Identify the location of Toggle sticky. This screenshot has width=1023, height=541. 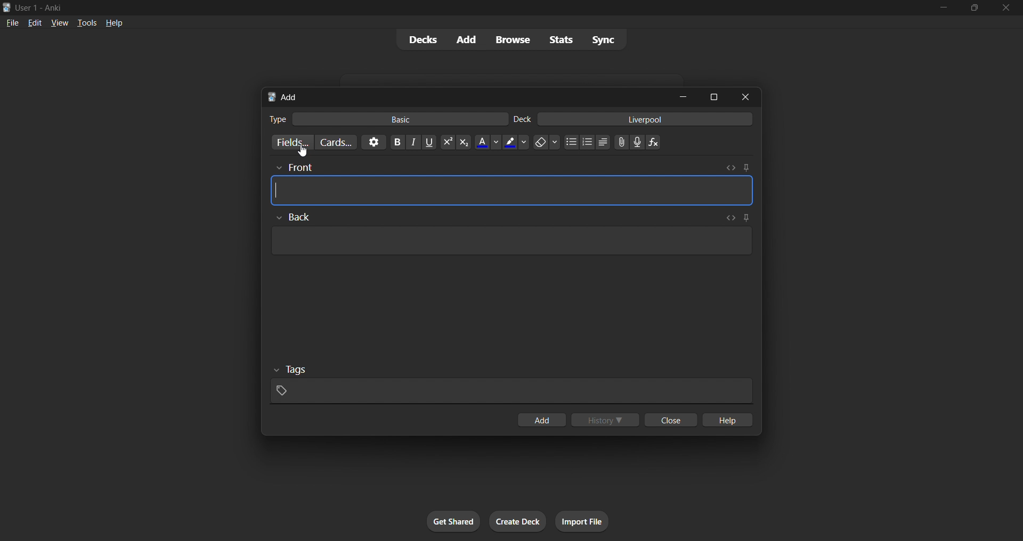
(744, 219).